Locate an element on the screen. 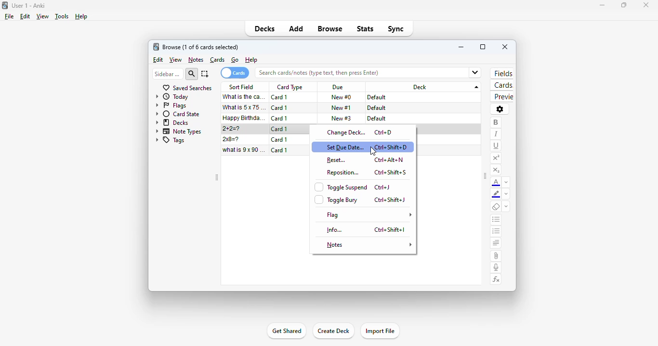 The width and height of the screenshot is (658, 346). change deck is located at coordinates (346, 132).